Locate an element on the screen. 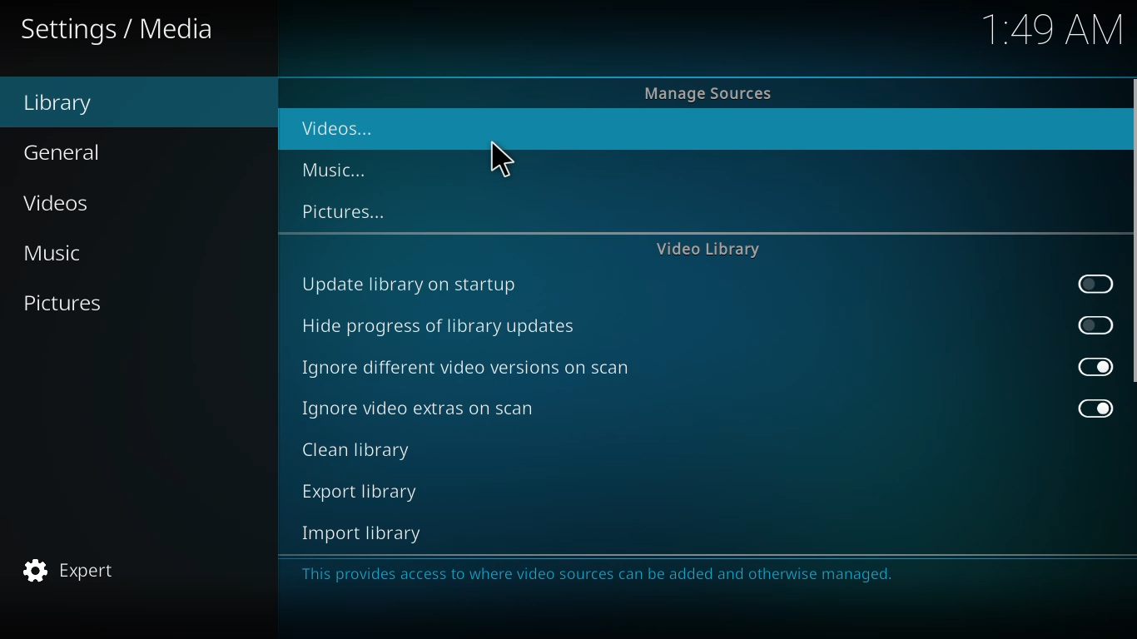  cursor is located at coordinates (499, 161).